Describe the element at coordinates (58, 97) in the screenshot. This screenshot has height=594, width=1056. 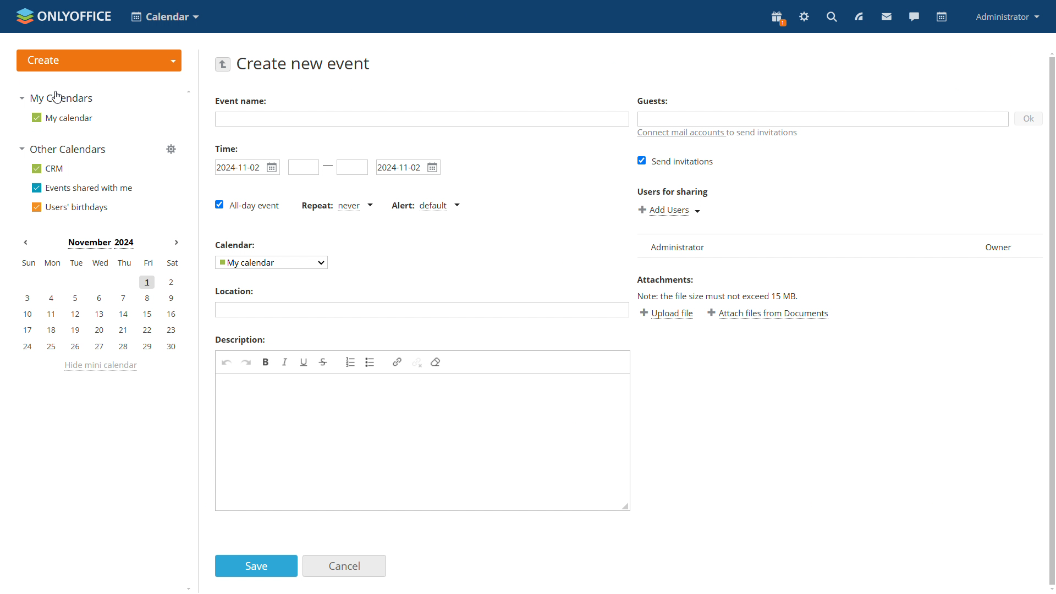
I see `my calendars` at that location.